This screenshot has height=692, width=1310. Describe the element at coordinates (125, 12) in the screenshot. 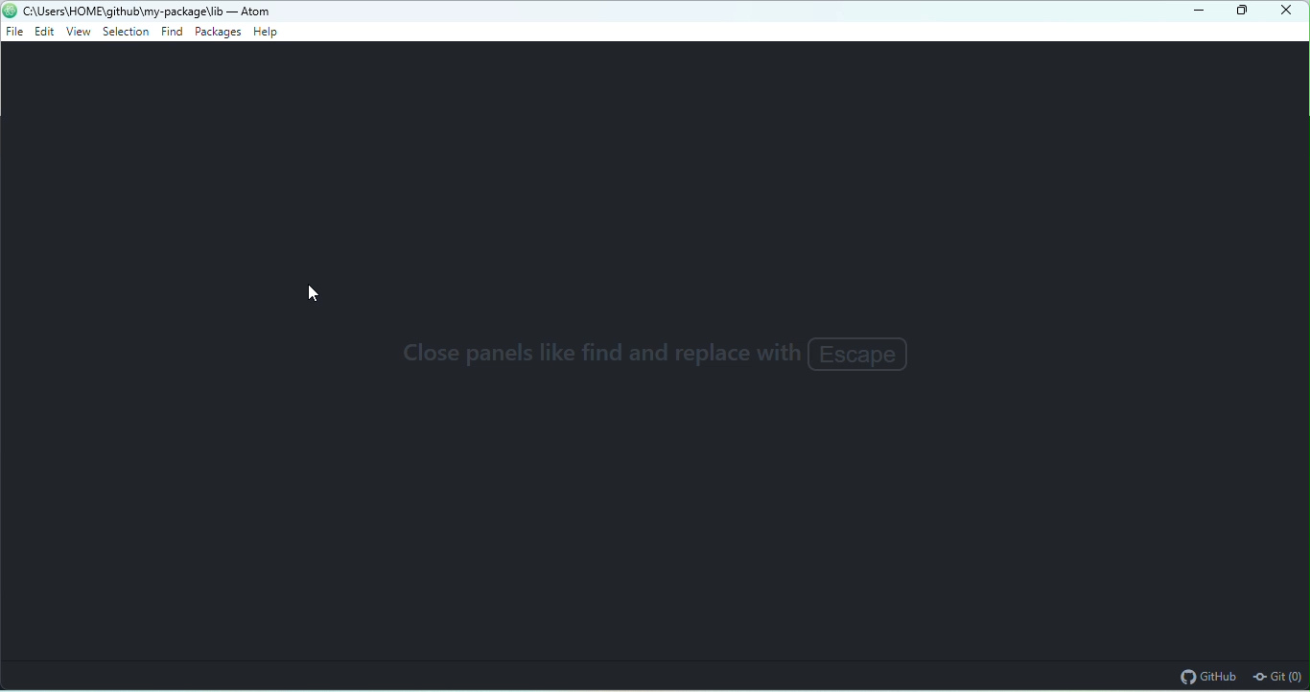

I see `c“\Users\HOME\github\my-package\lib` at that location.